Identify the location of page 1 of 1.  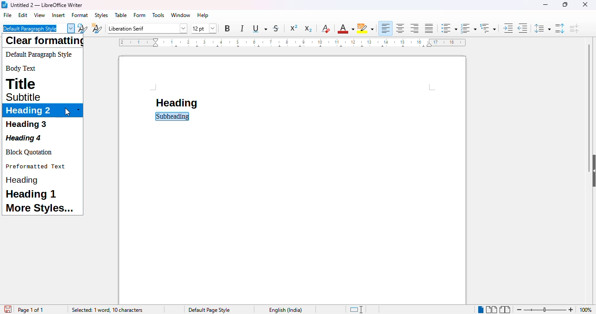
(31, 310).